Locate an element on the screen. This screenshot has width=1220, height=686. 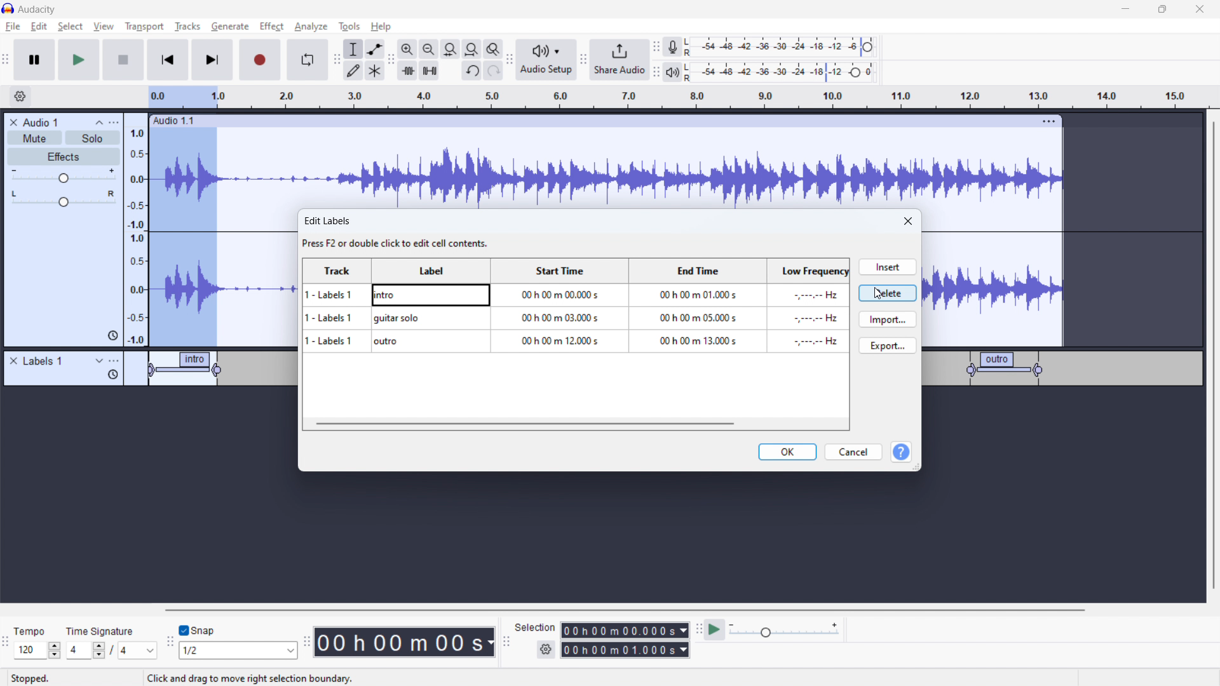
help is located at coordinates (901, 453).